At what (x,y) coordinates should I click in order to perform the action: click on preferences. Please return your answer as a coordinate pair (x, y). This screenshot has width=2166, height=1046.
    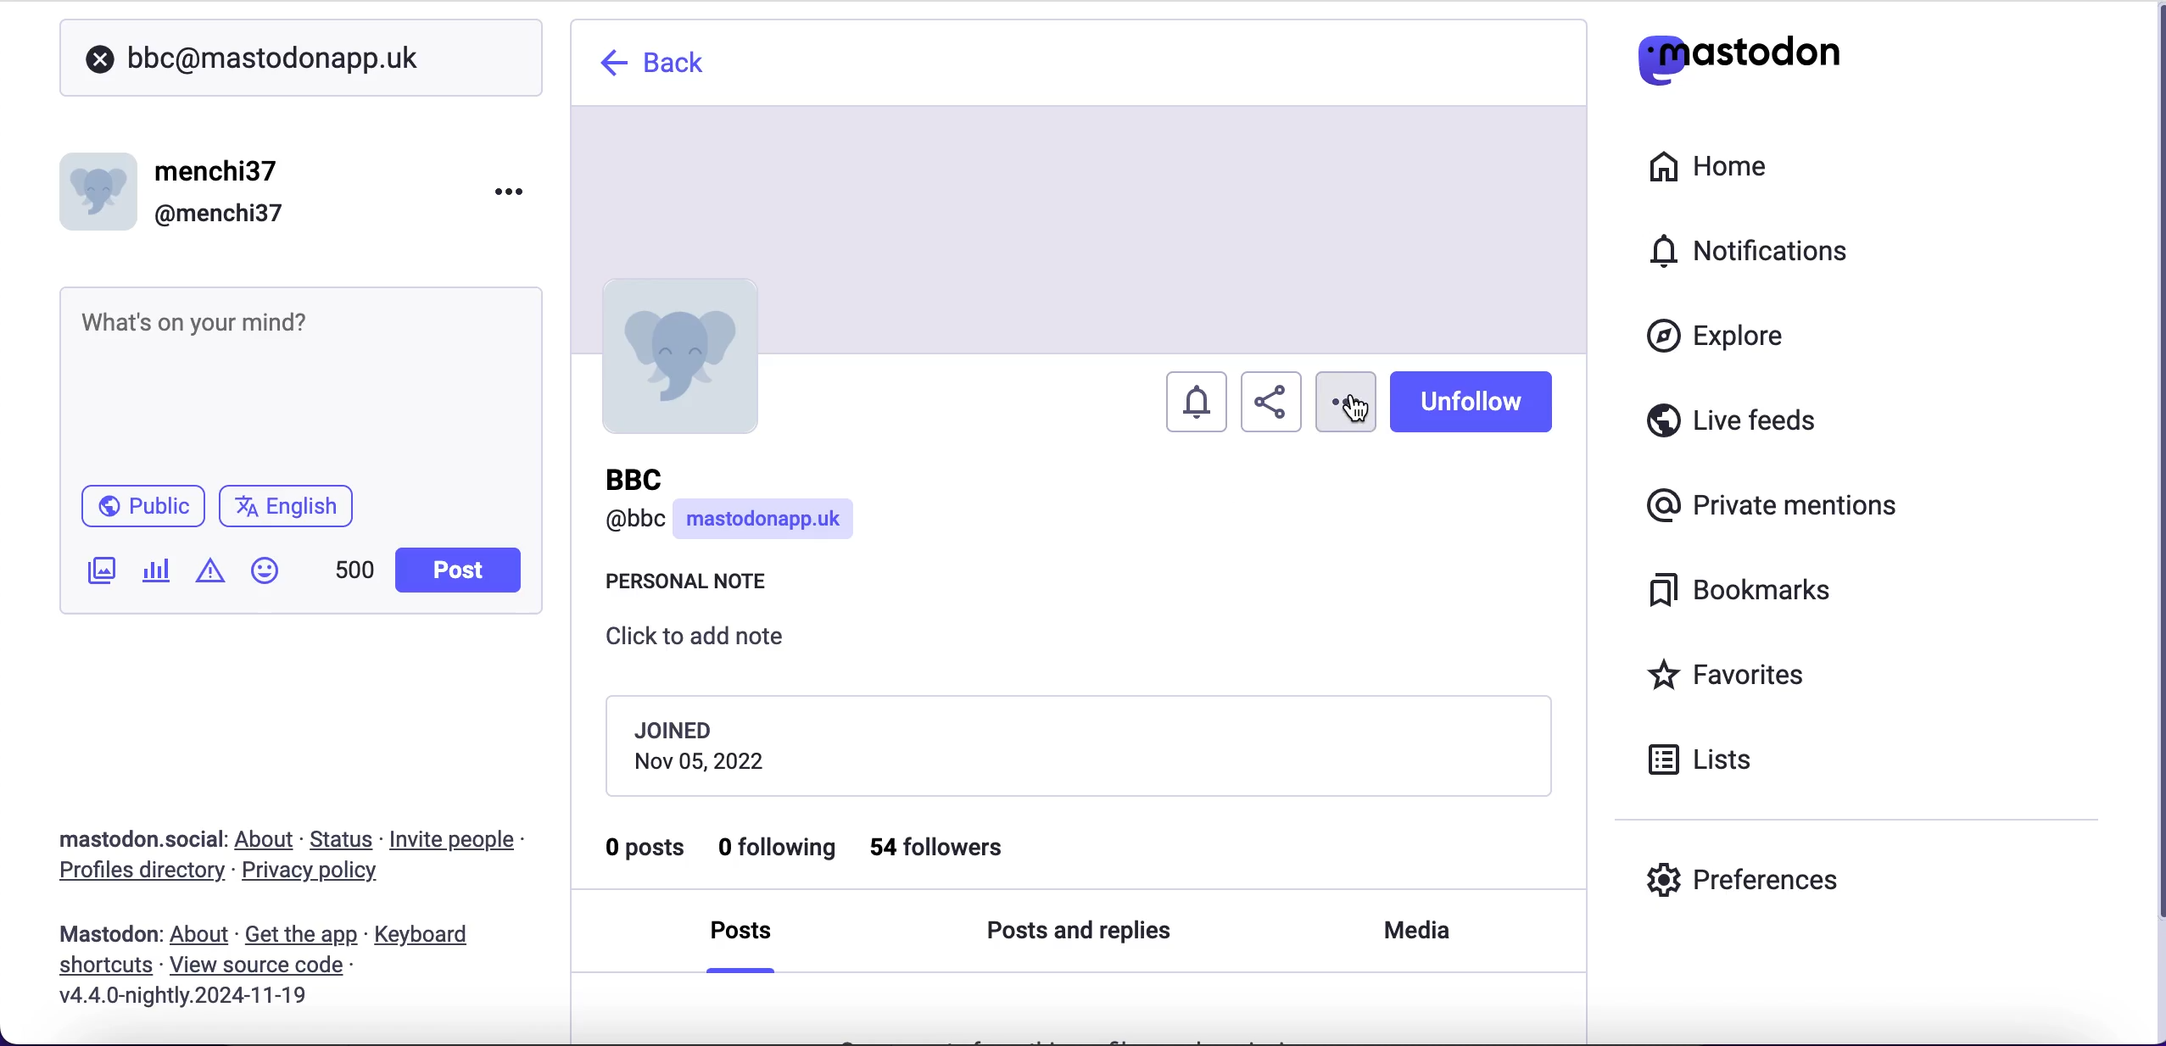
    Looking at the image, I should click on (1744, 879).